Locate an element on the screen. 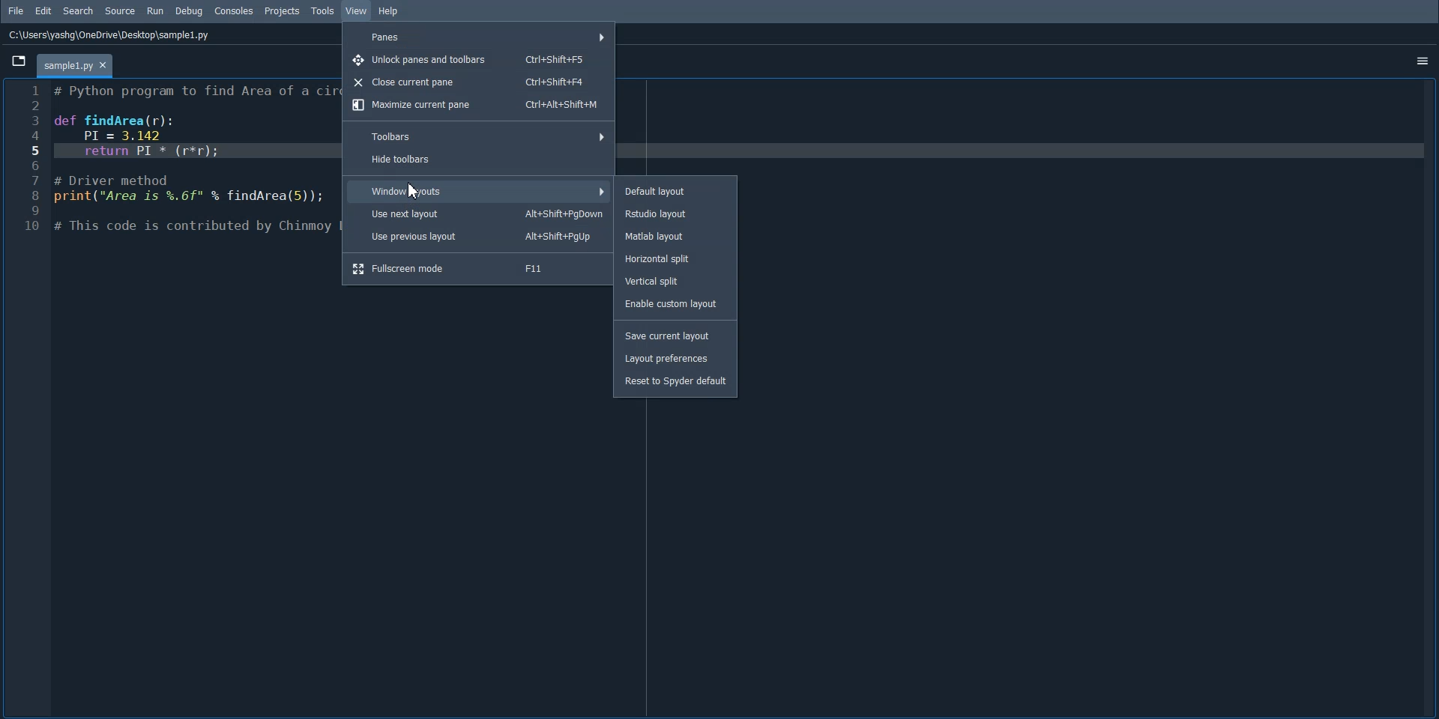  Window layout is located at coordinates (478, 191).